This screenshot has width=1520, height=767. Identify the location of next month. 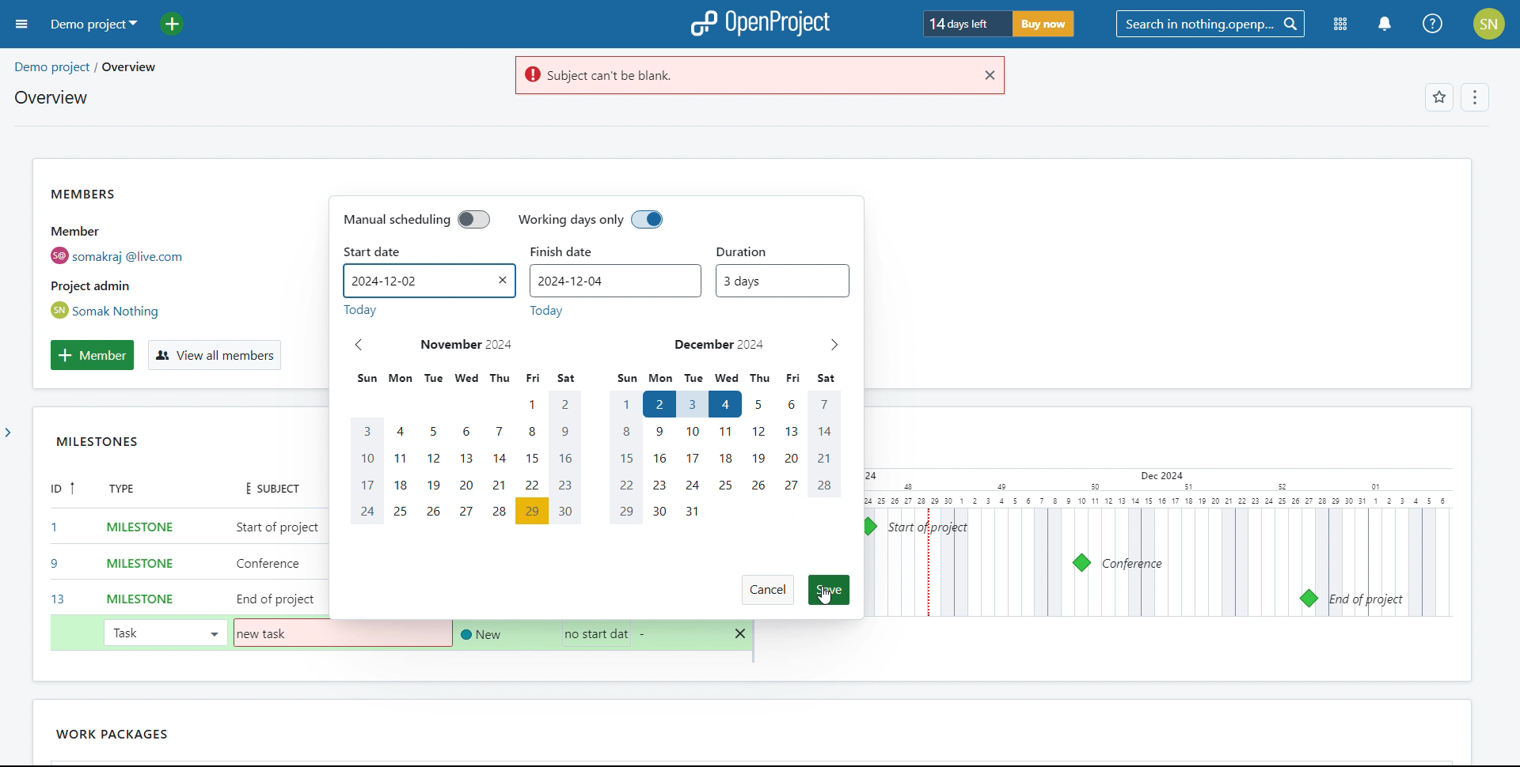
(834, 346).